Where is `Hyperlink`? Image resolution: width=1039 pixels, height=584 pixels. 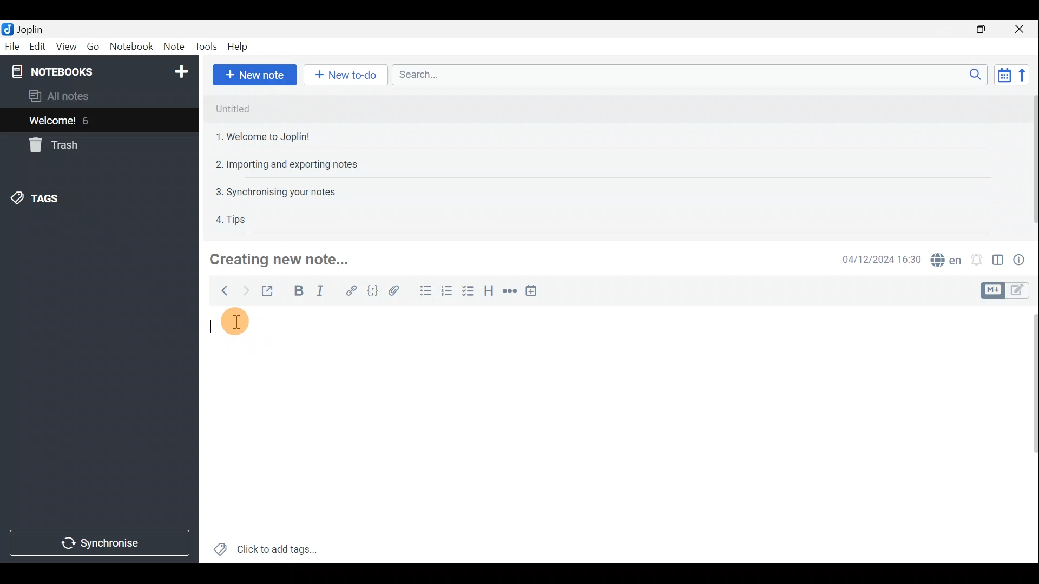 Hyperlink is located at coordinates (352, 293).